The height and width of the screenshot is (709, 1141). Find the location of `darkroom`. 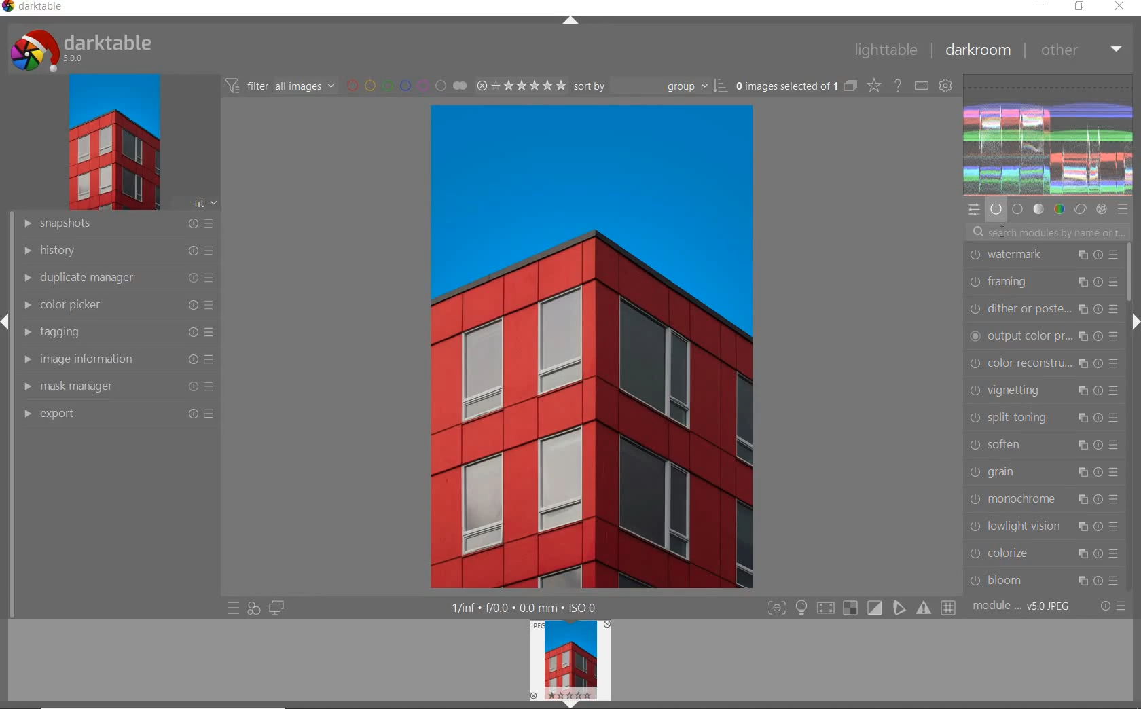

darkroom is located at coordinates (978, 48).